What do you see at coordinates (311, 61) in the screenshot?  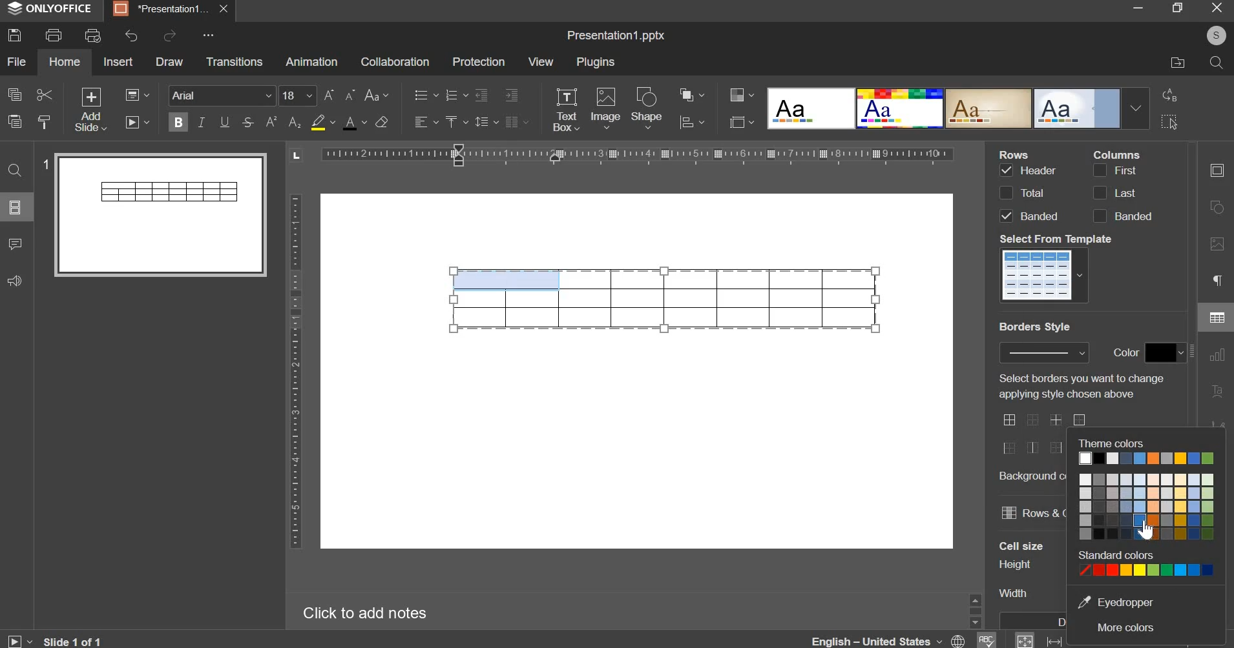 I see `animation` at bounding box center [311, 61].